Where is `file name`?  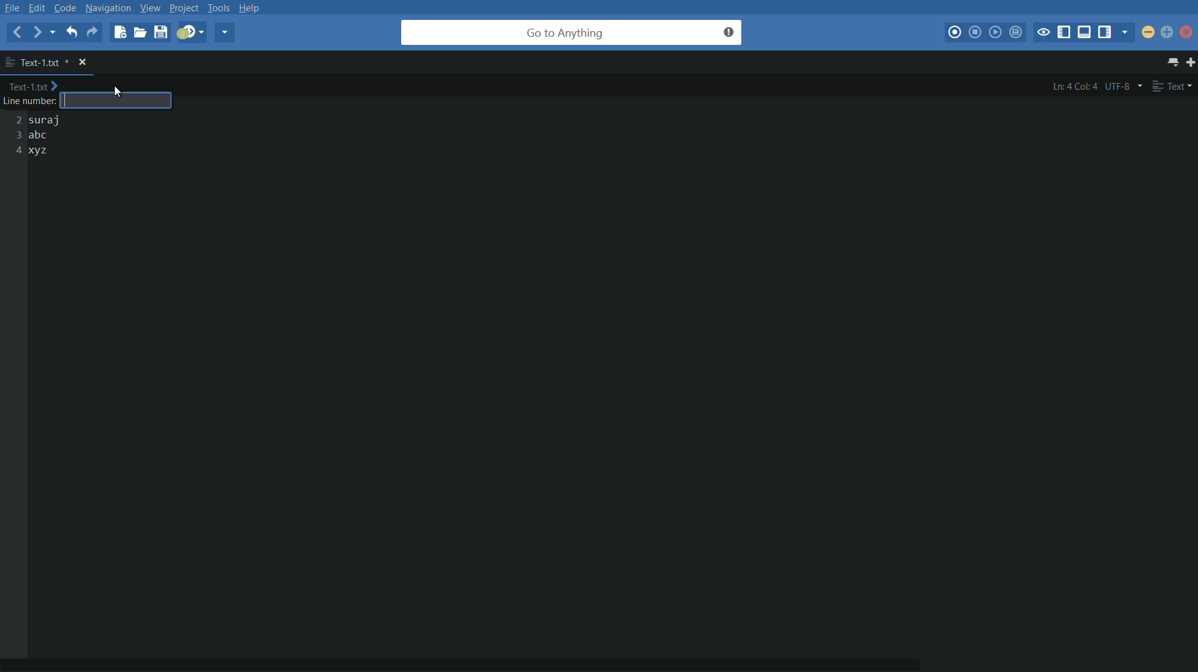 file name is located at coordinates (37, 62).